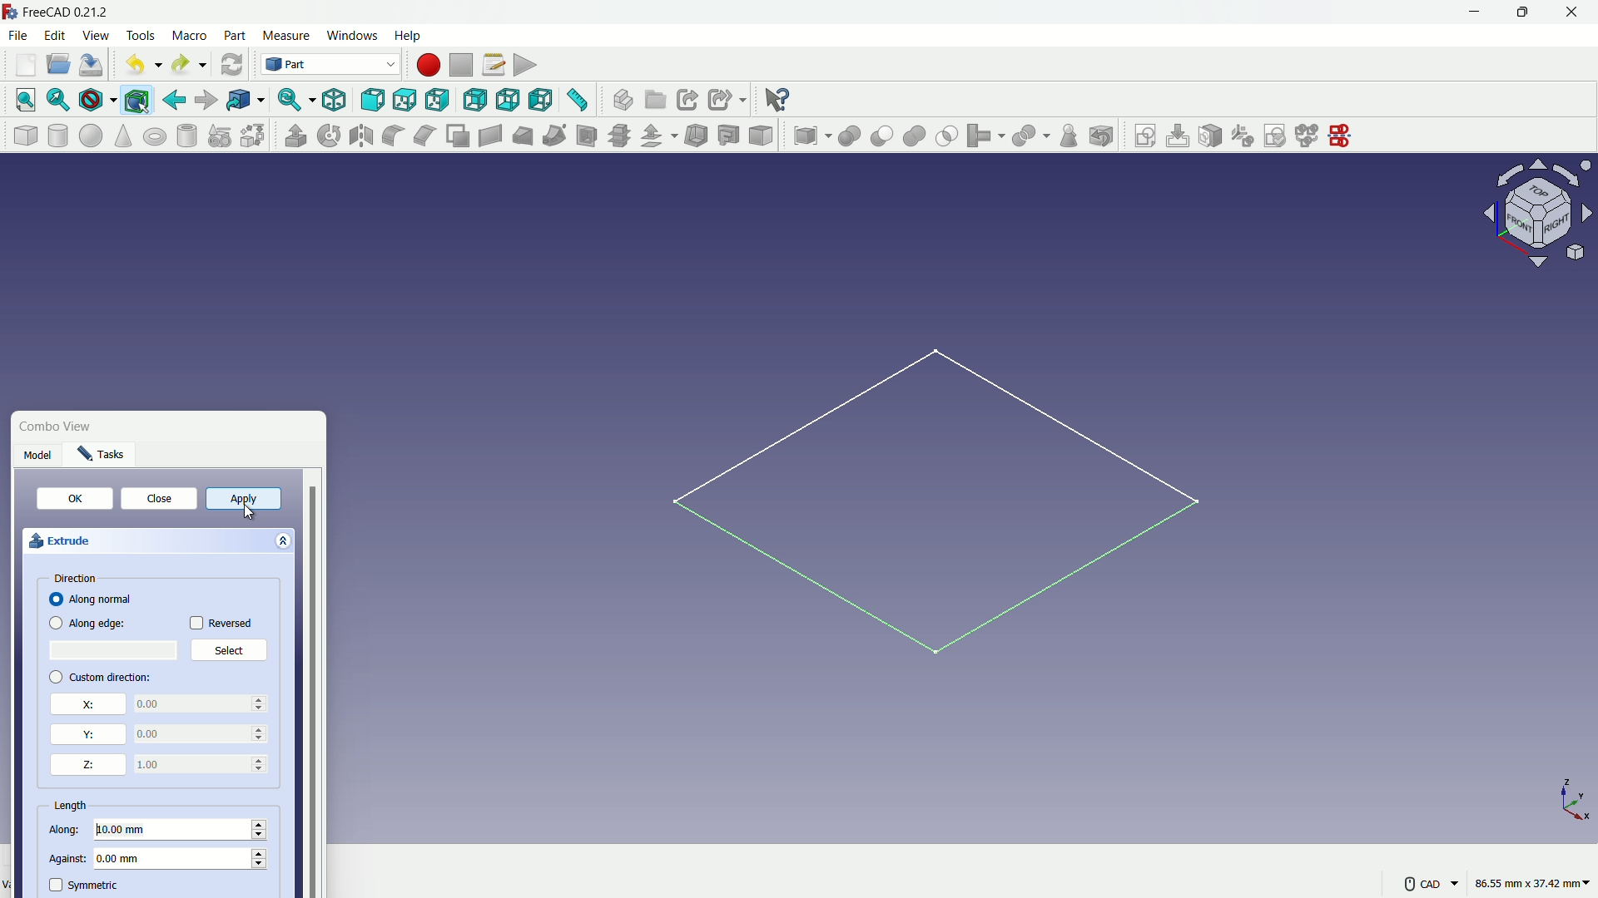  What do you see at coordinates (362, 136) in the screenshot?
I see `mirroring` at bounding box center [362, 136].